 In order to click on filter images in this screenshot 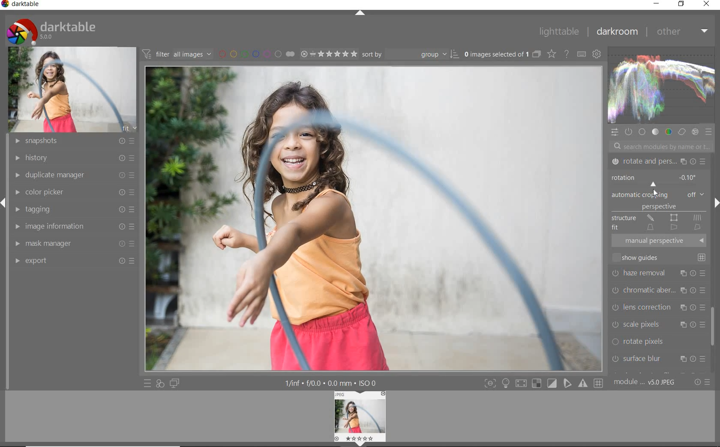, I will do `click(177, 54)`.